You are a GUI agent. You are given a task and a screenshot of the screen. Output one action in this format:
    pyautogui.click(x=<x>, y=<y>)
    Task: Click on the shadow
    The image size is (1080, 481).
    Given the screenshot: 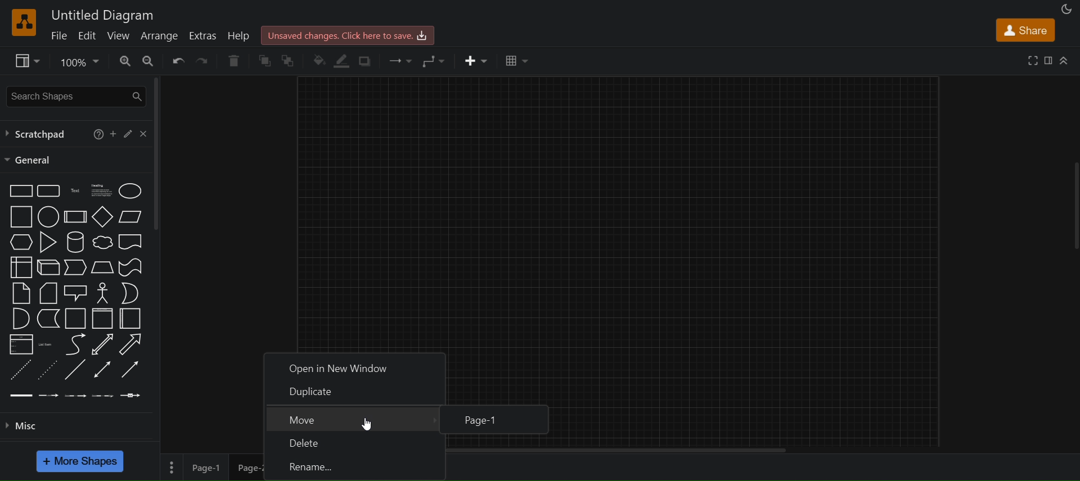 What is the action you would take?
    pyautogui.click(x=366, y=61)
    